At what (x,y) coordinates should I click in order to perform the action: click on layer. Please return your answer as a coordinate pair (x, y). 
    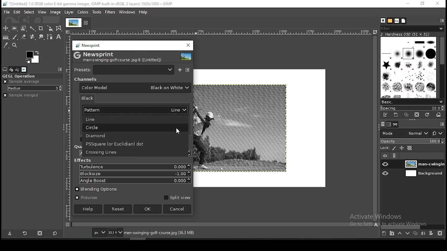
    Looking at the image, I should click on (423, 174).